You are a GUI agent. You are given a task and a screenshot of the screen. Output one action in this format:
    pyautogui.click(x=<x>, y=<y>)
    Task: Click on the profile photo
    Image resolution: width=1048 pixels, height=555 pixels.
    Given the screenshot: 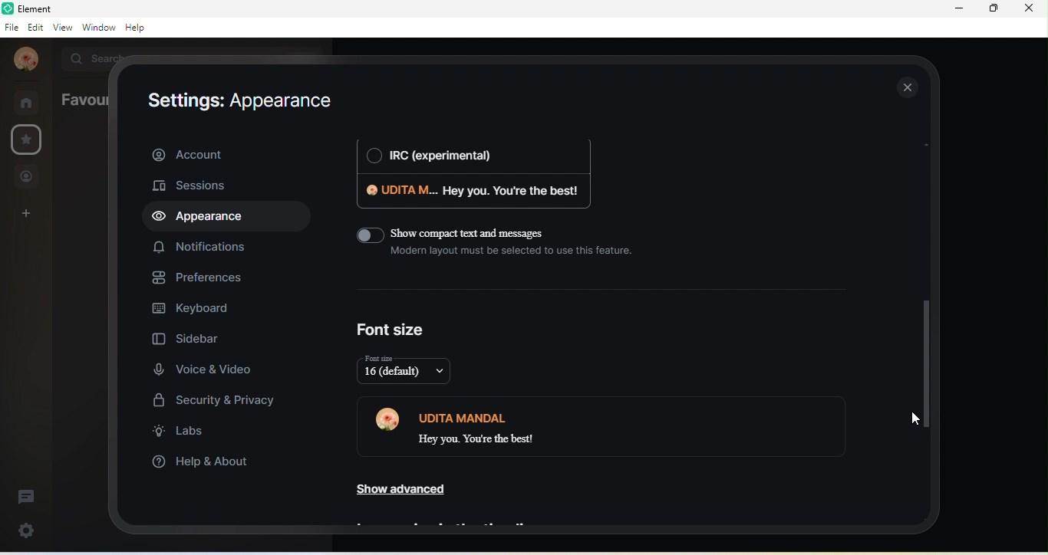 What is the action you would take?
    pyautogui.click(x=390, y=422)
    